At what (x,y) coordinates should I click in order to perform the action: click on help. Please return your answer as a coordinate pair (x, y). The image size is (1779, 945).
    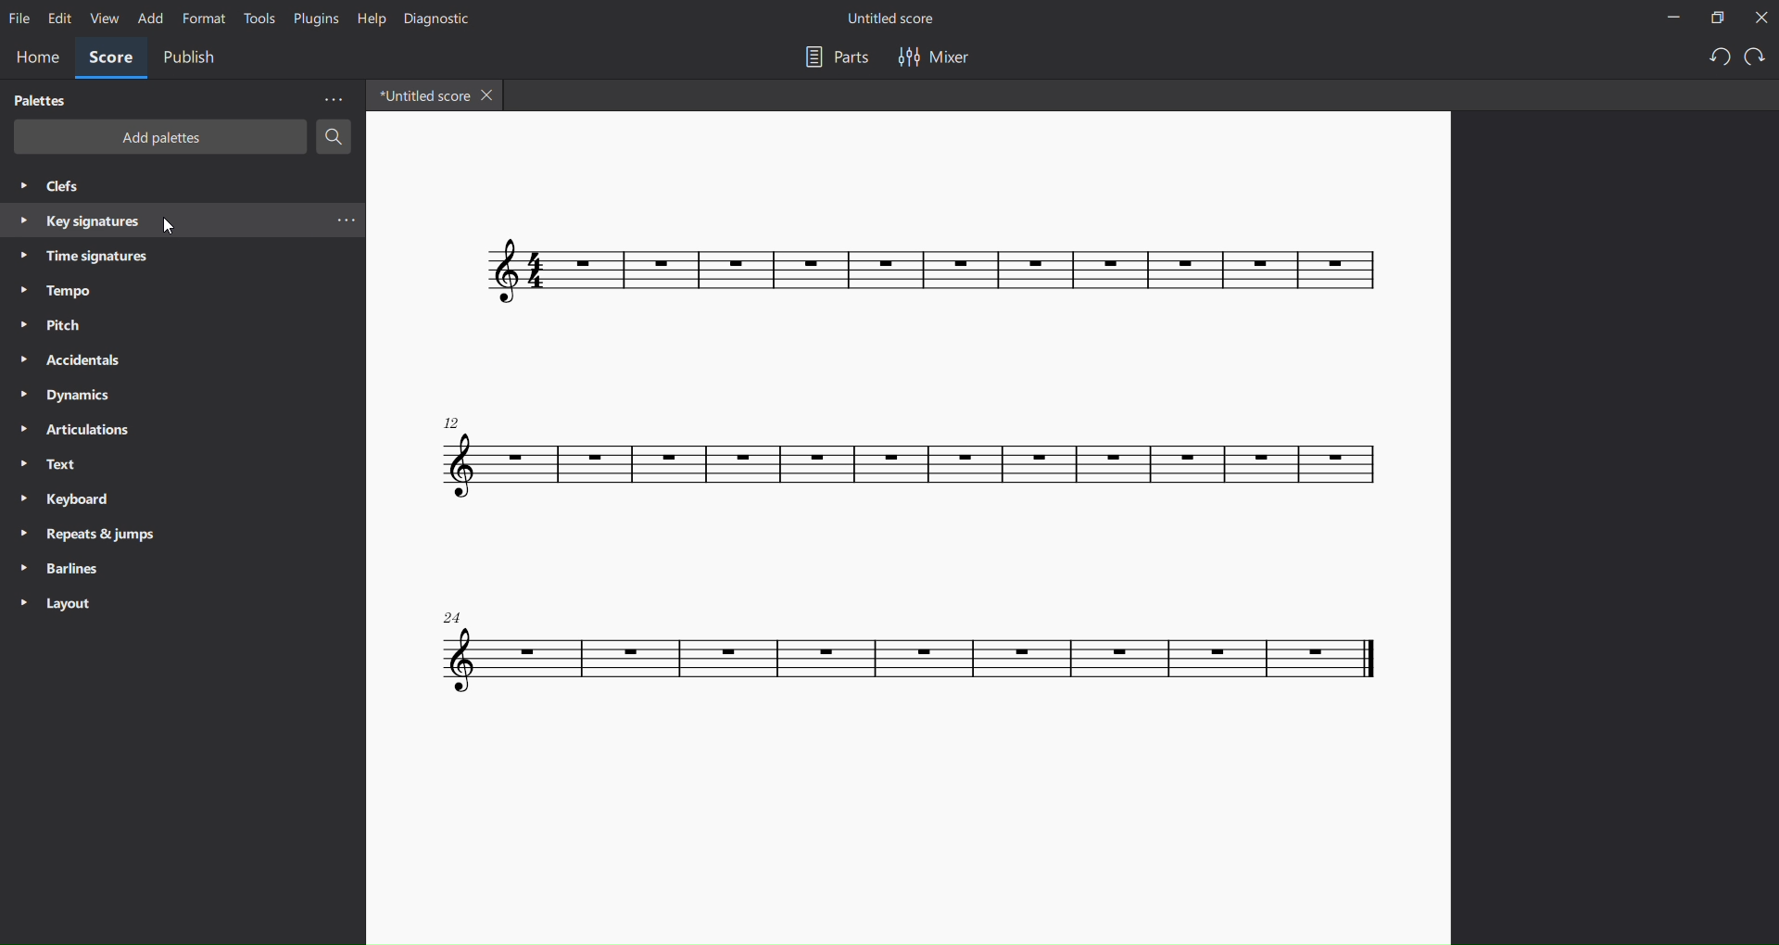
    Looking at the image, I should click on (368, 18).